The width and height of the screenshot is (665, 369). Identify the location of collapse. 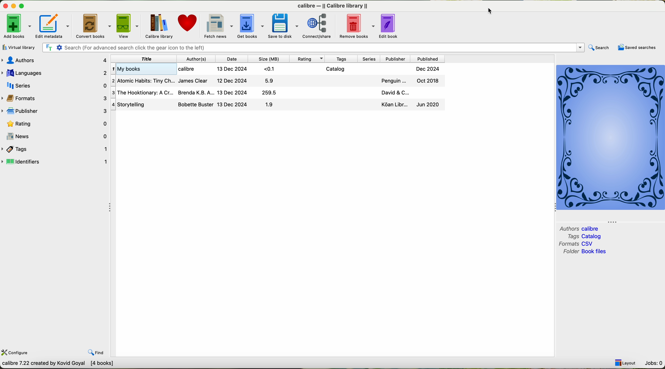
(110, 208).